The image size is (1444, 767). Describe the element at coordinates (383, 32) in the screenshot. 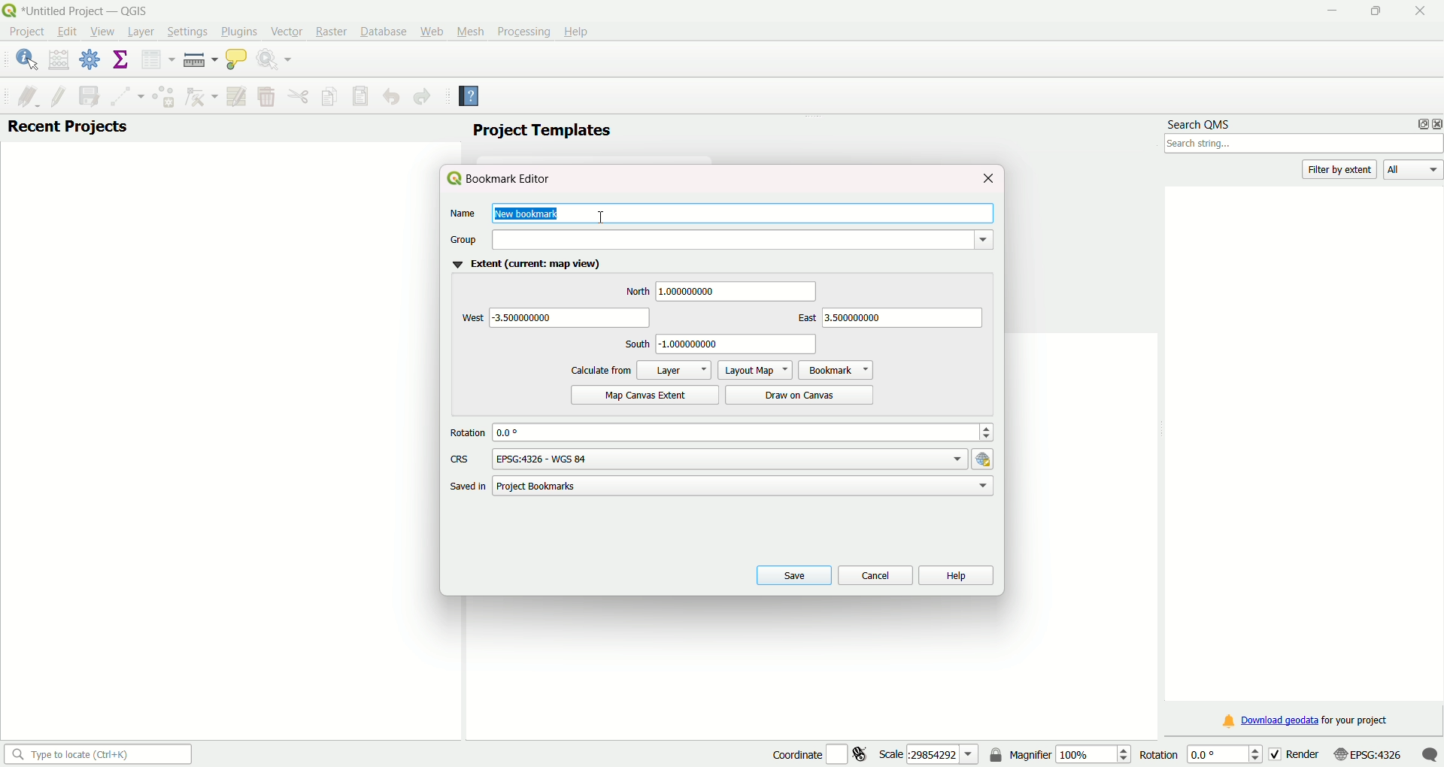

I see `Database` at that location.